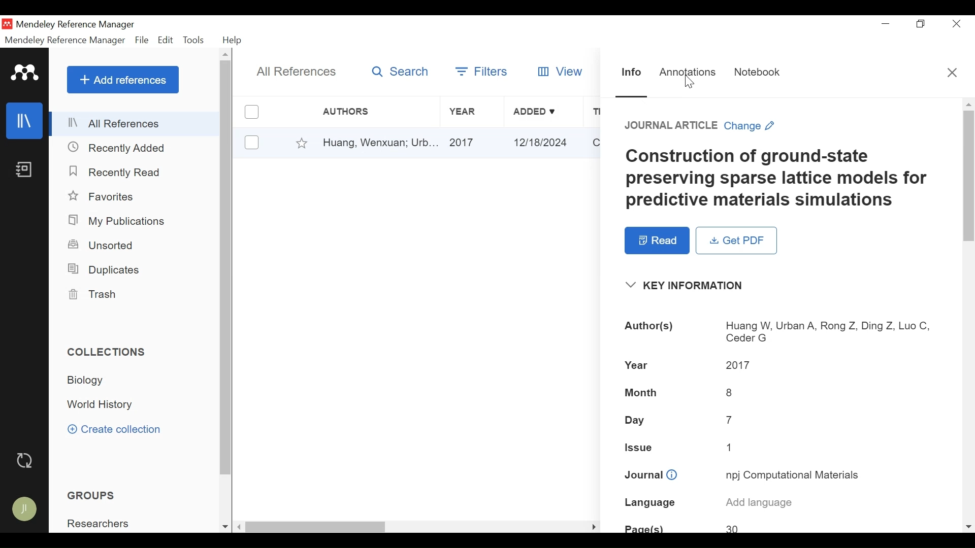 This screenshot has width=975, height=548. What do you see at coordinates (94, 295) in the screenshot?
I see `Trash` at bounding box center [94, 295].